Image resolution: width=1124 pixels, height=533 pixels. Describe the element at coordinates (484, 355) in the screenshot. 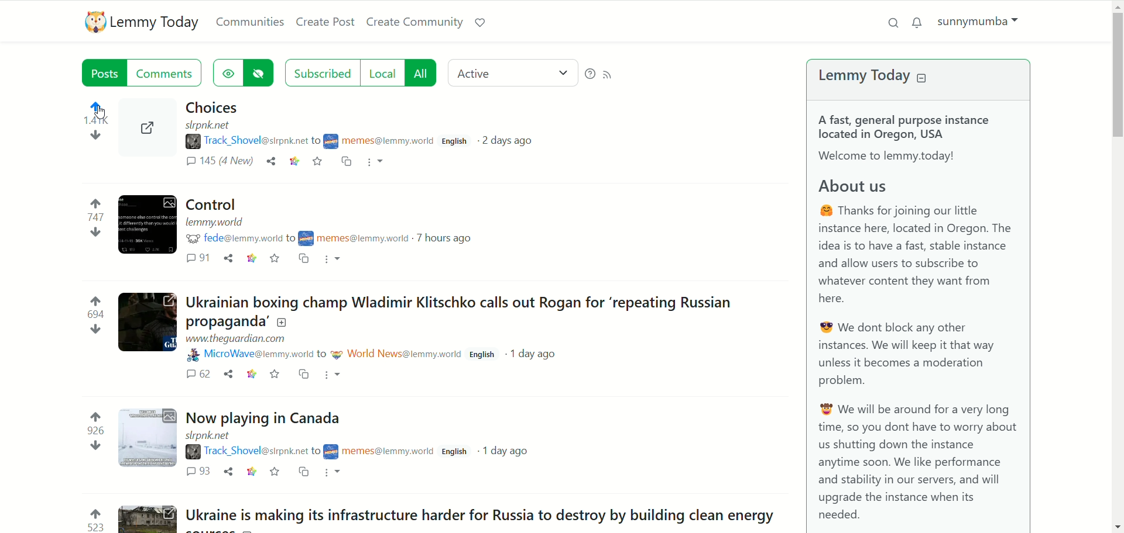

I see `d English` at that location.